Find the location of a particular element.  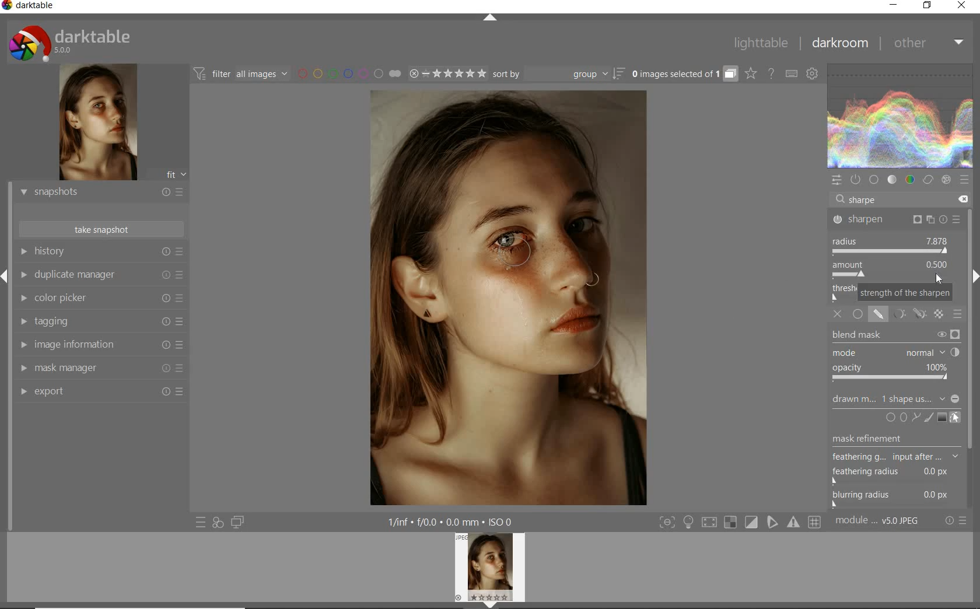

ADD GRADIENT is located at coordinates (942, 418).